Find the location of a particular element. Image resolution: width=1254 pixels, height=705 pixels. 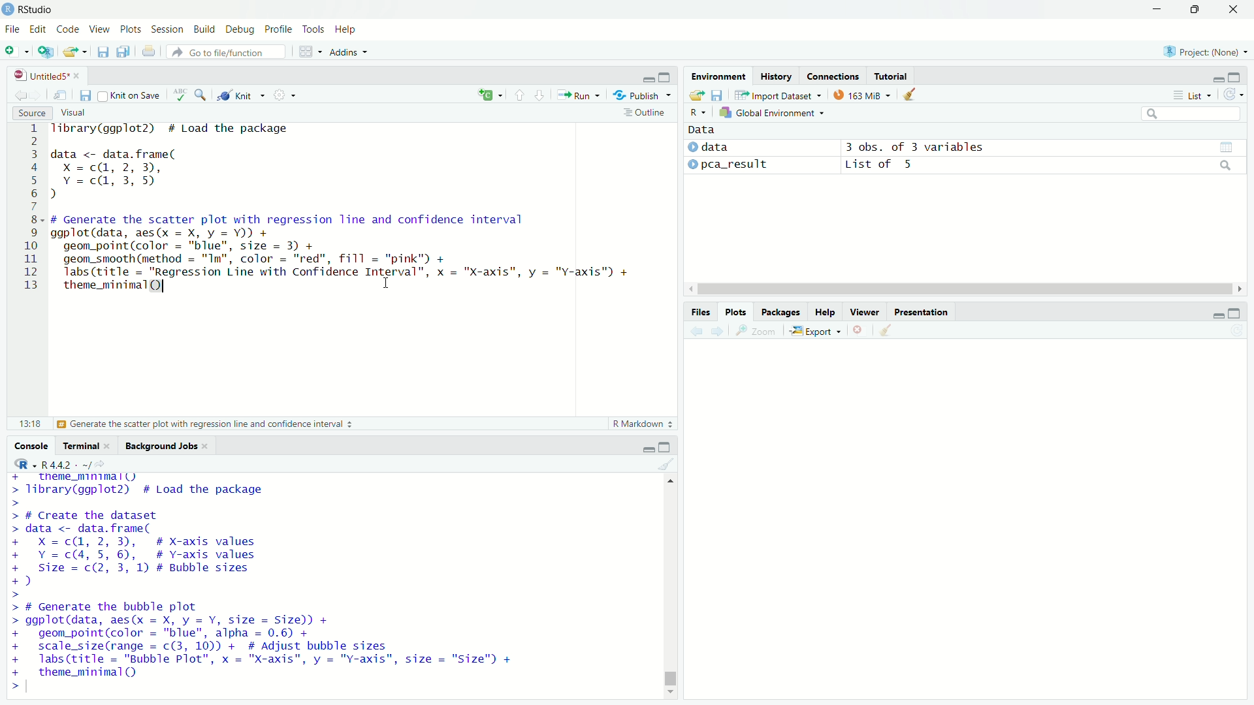

vertical scroll bar is located at coordinates (671, 586).